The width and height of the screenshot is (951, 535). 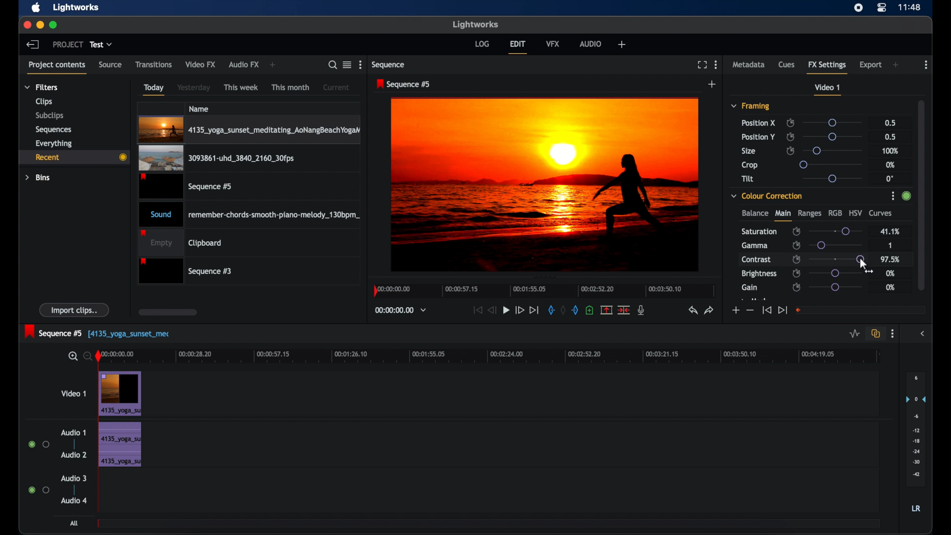 I want to click on tilt, so click(x=748, y=179).